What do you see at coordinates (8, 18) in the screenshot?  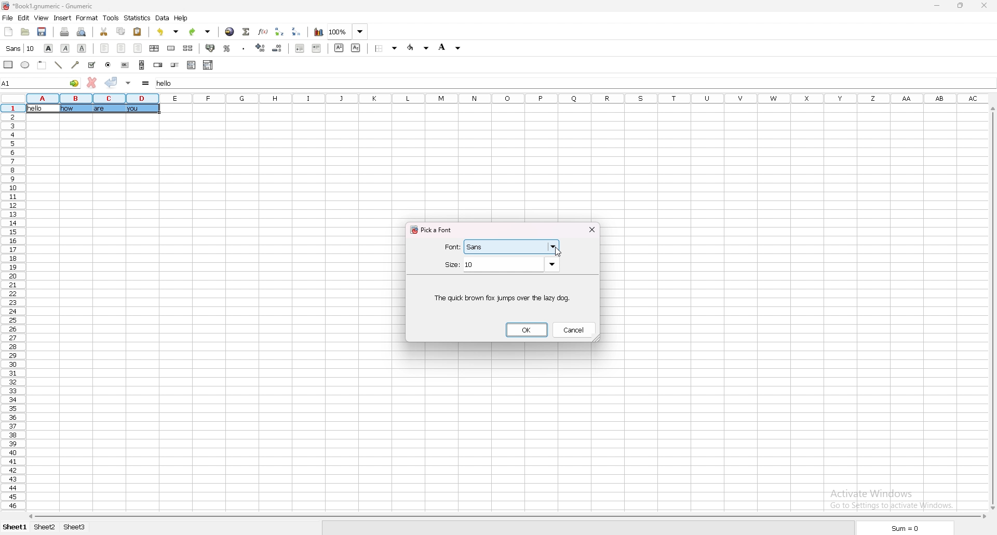 I see `file` at bounding box center [8, 18].